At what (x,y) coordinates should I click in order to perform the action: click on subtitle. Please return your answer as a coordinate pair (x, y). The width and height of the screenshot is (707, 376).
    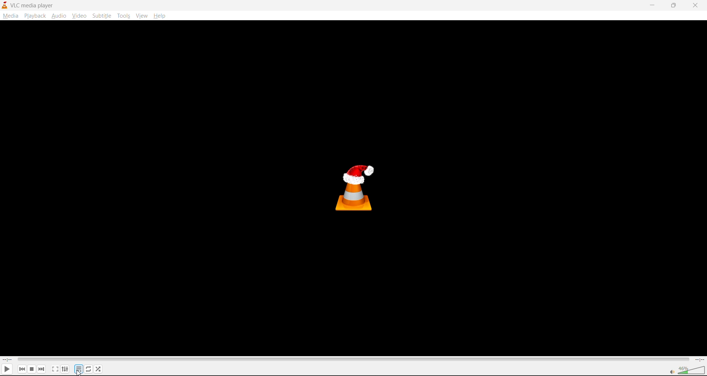
    Looking at the image, I should click on (103, 16).